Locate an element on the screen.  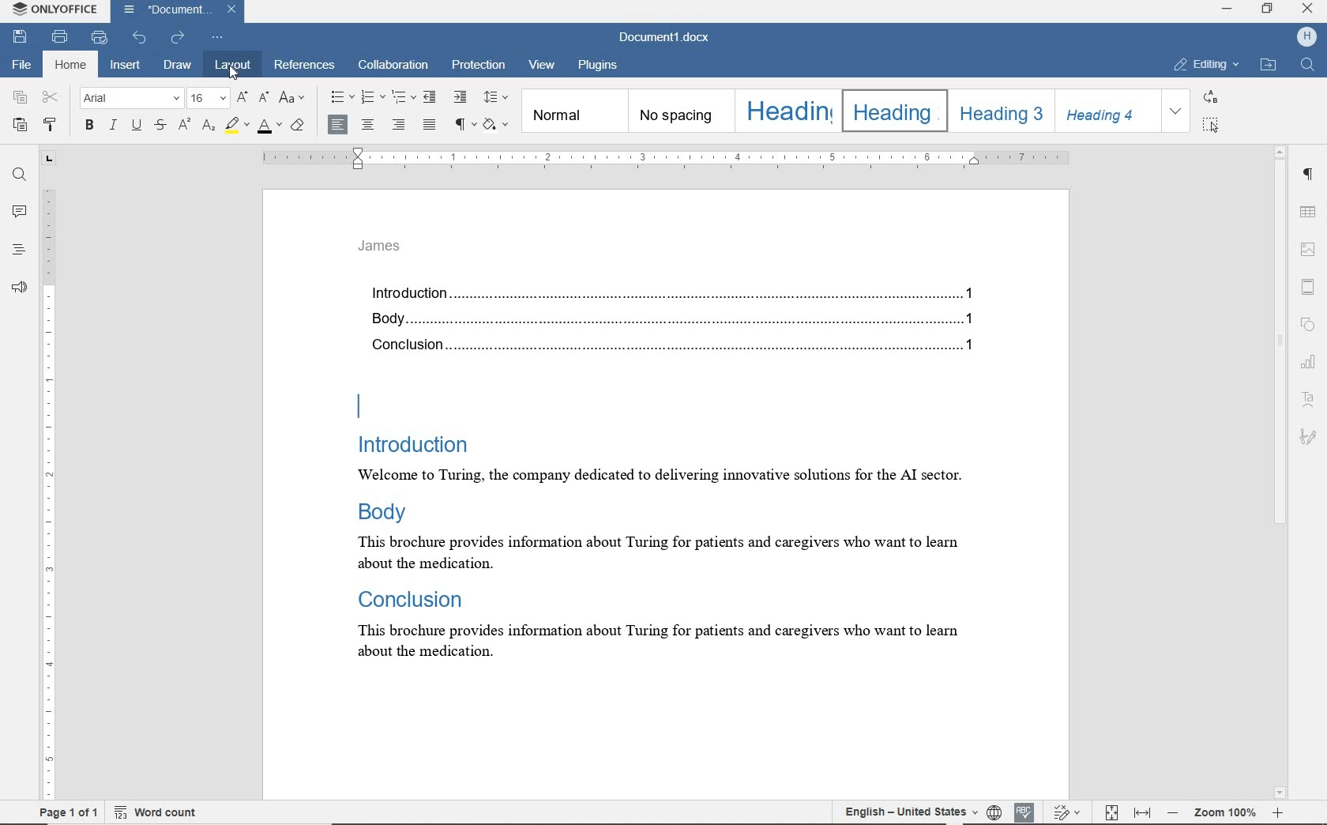
protection is located at coordinates (478, 64).